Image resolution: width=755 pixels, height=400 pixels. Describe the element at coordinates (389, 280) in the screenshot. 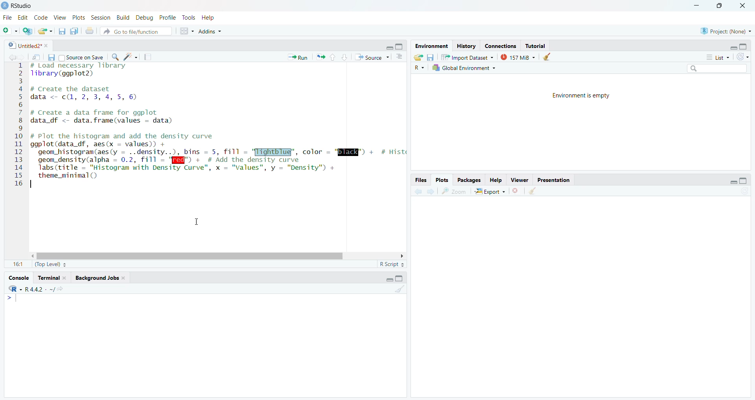

I see `minimize` at that location.